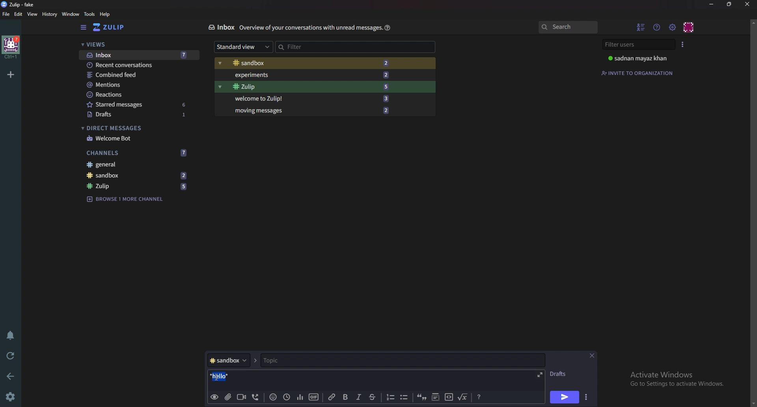 The height and width of the screenshot is (407, 757). Describe the element at coordinates (747, 5) in the screenshot. I see `close` at that location.